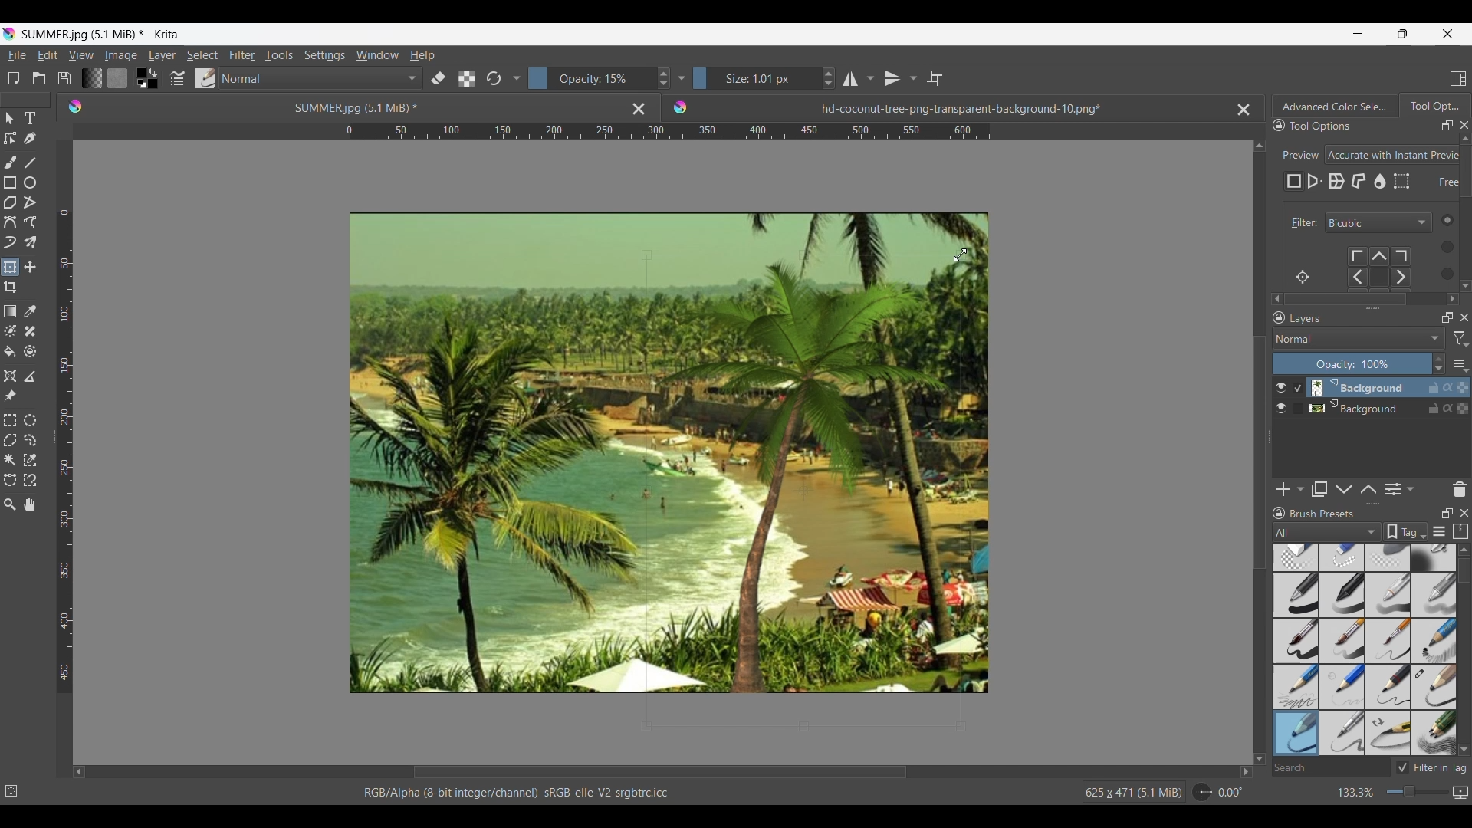 The image size is (1472, 828). What do you see at coordinates (668, 133) in the screenshot?
I see `Horizontal ruler` at bounding box center [668, 133].